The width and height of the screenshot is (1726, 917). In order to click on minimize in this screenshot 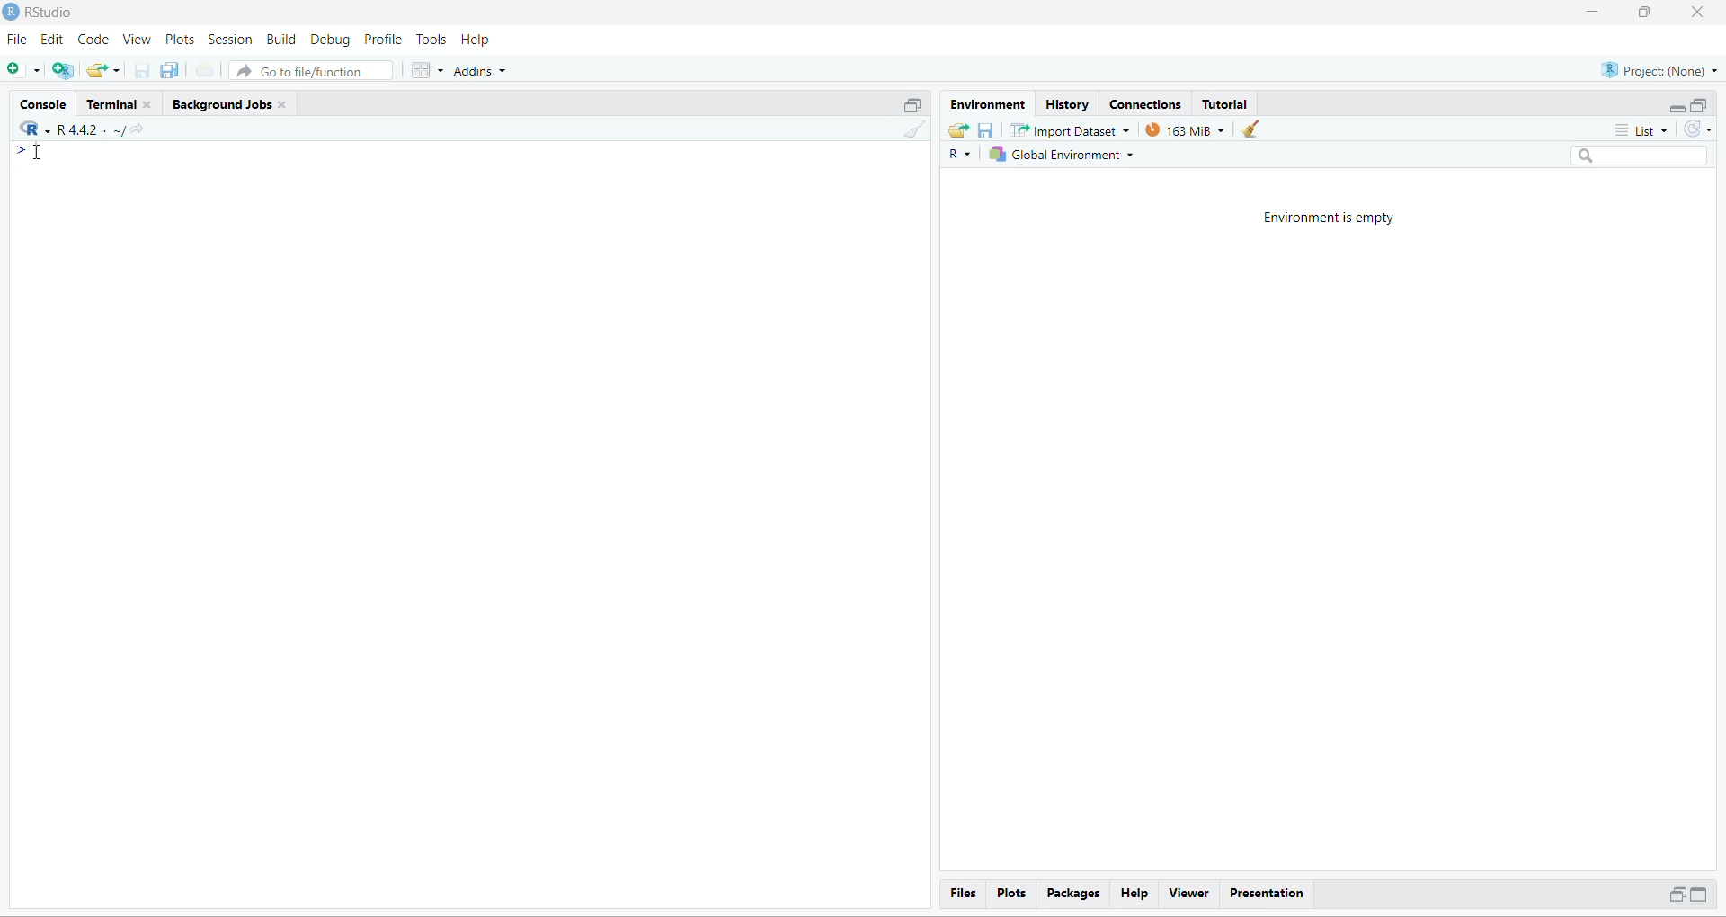, I will do `click(1677, 110)`.